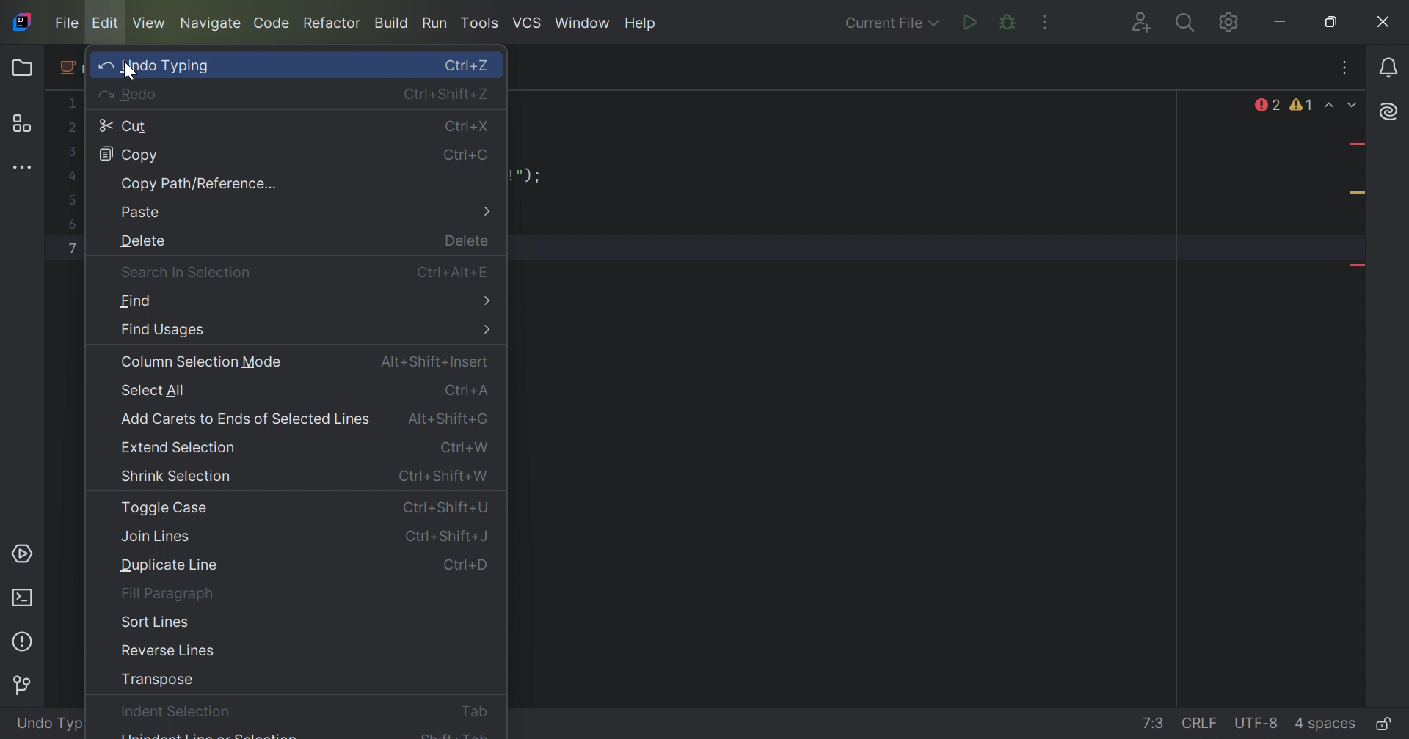  What do you see at coordinates (175, 711) in the screenshot?
I see `Indent Selection` at bounding box center [175, 711].